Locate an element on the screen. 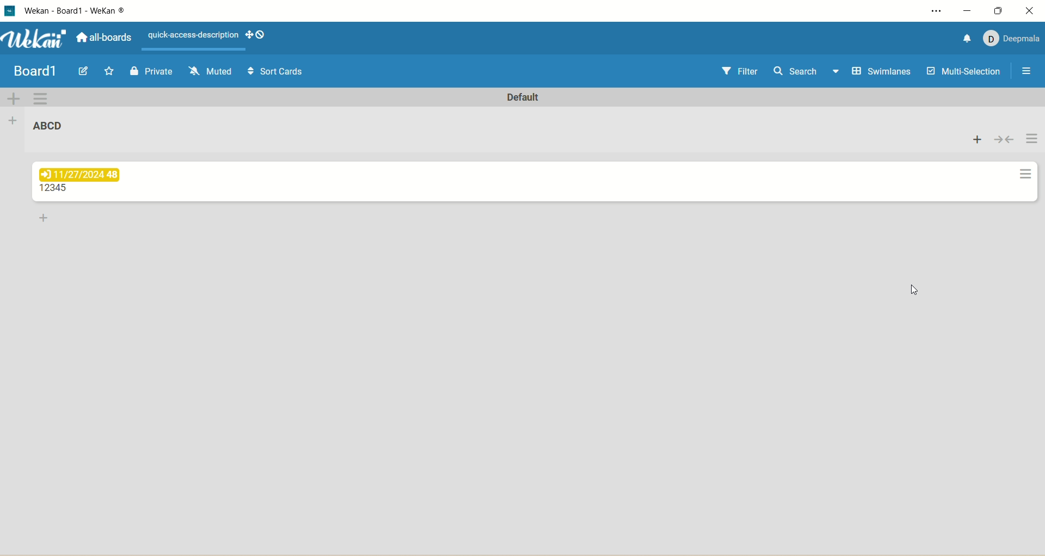 Image resolution: width=1045 pixels, height=556 pixels. show-desktop-drag- is located at coordinates (256, 34).